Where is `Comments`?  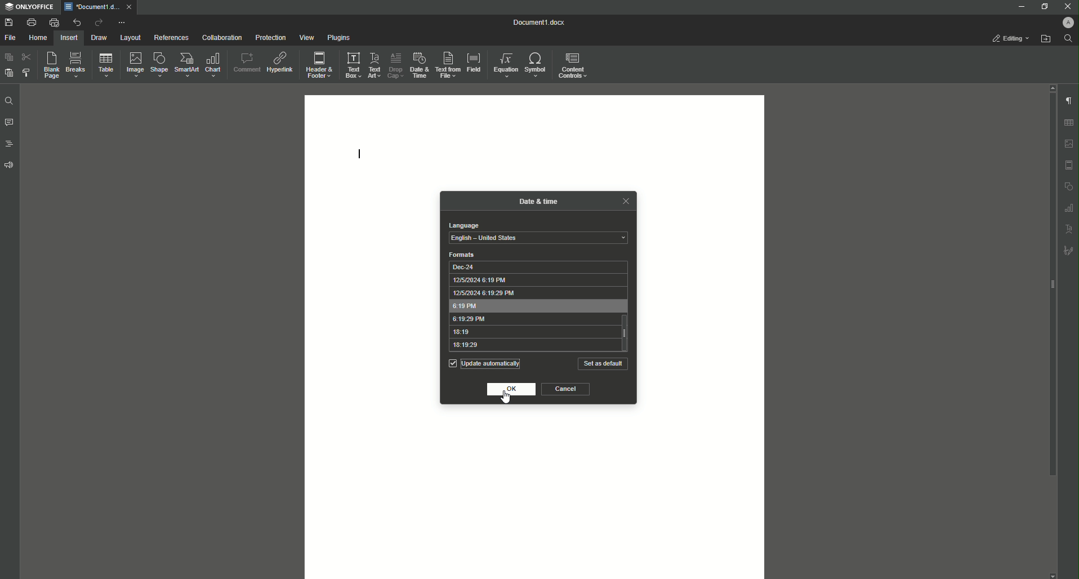 Comments is located at coordinates (9, 123).